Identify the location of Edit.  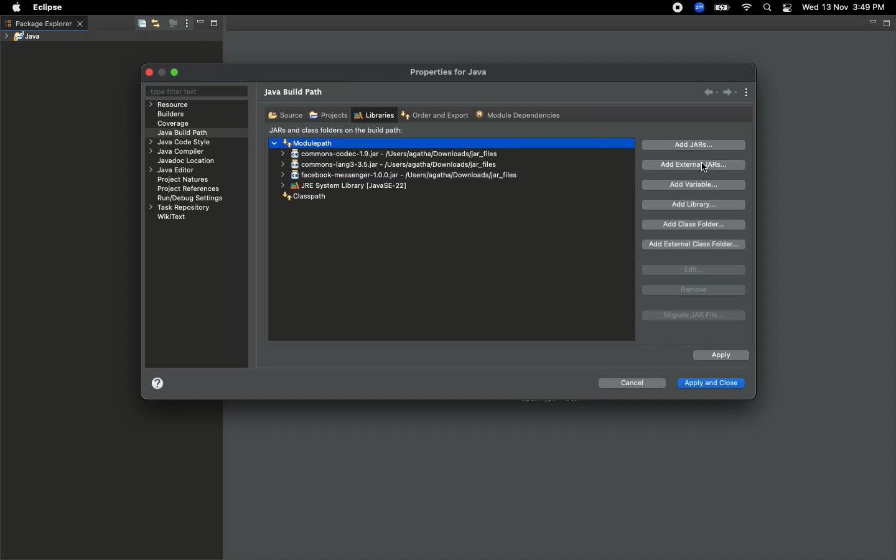
(694, 270).